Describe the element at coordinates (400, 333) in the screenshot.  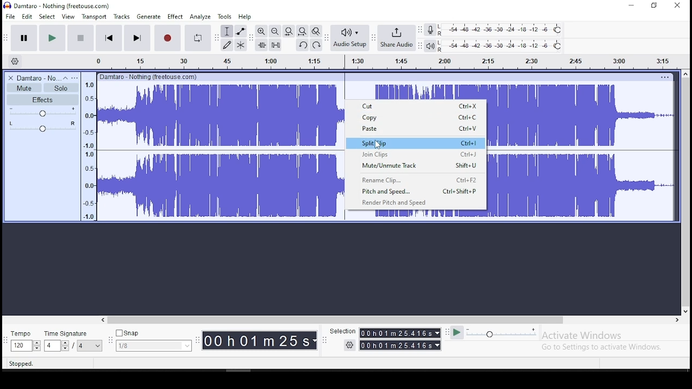
I see `time menu` at that location.